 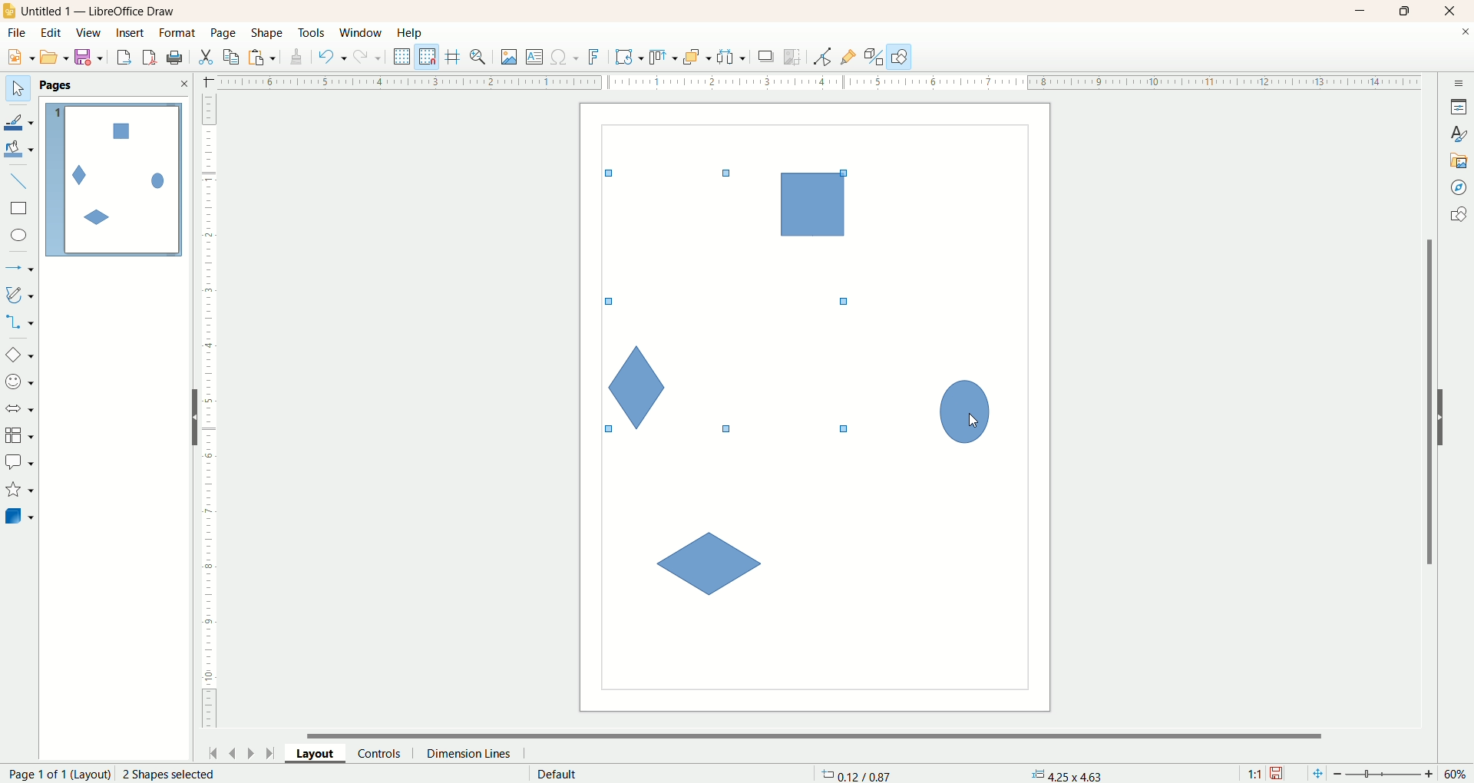 I want to click on pages, so click(x=56, y=85).